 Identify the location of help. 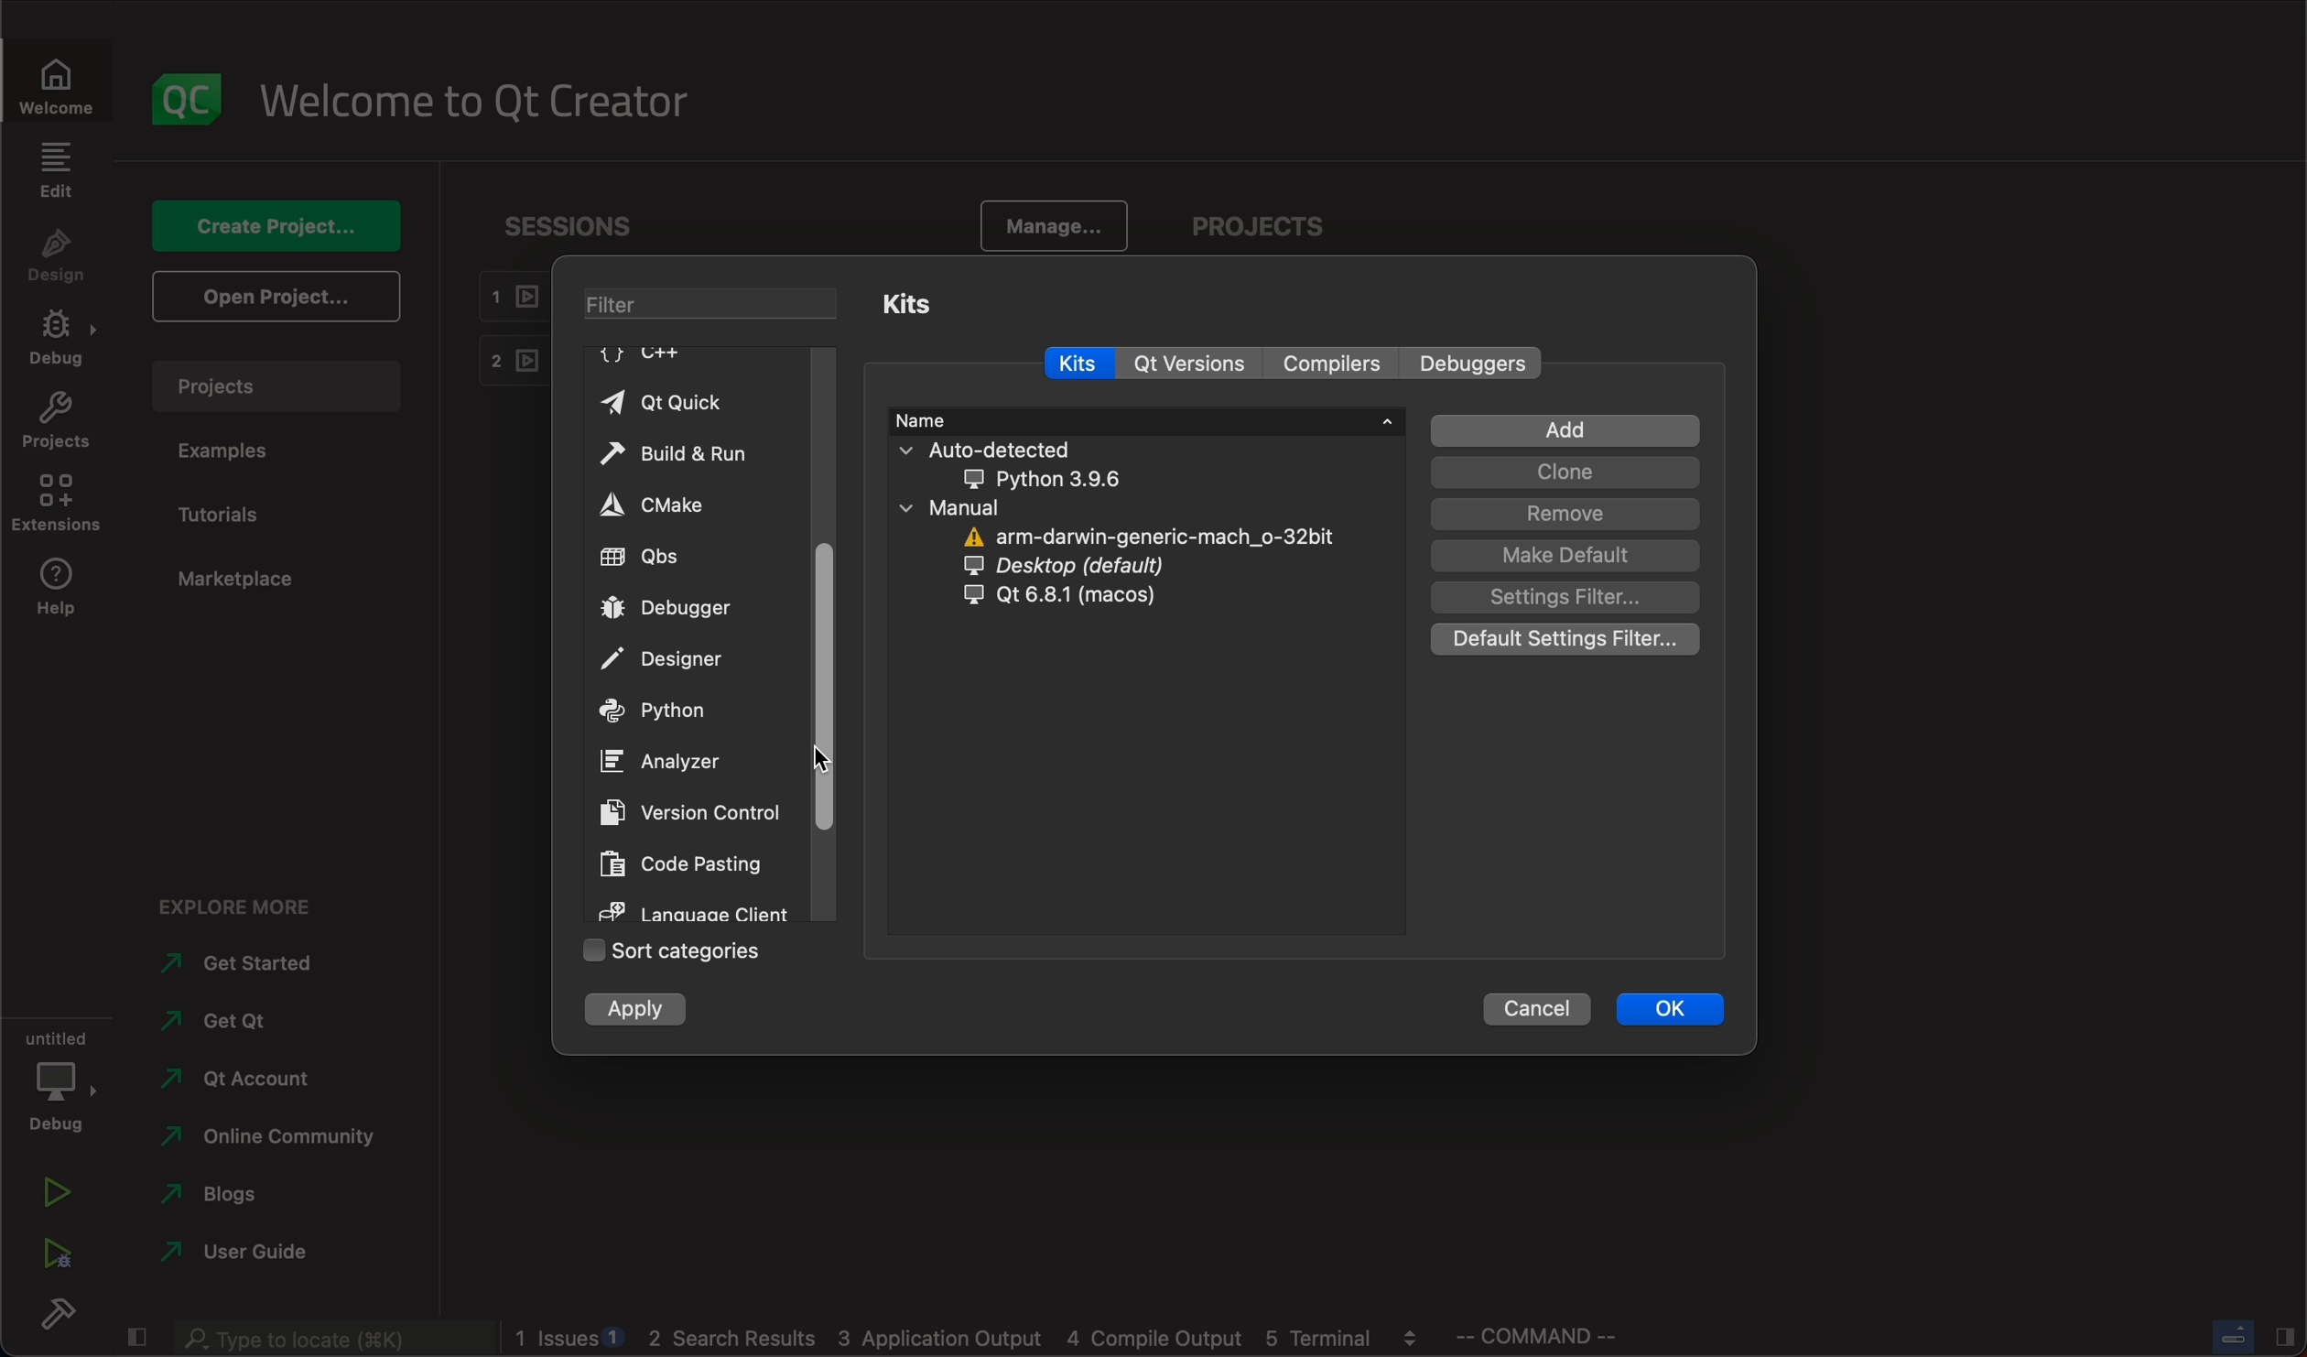
(54, 586).